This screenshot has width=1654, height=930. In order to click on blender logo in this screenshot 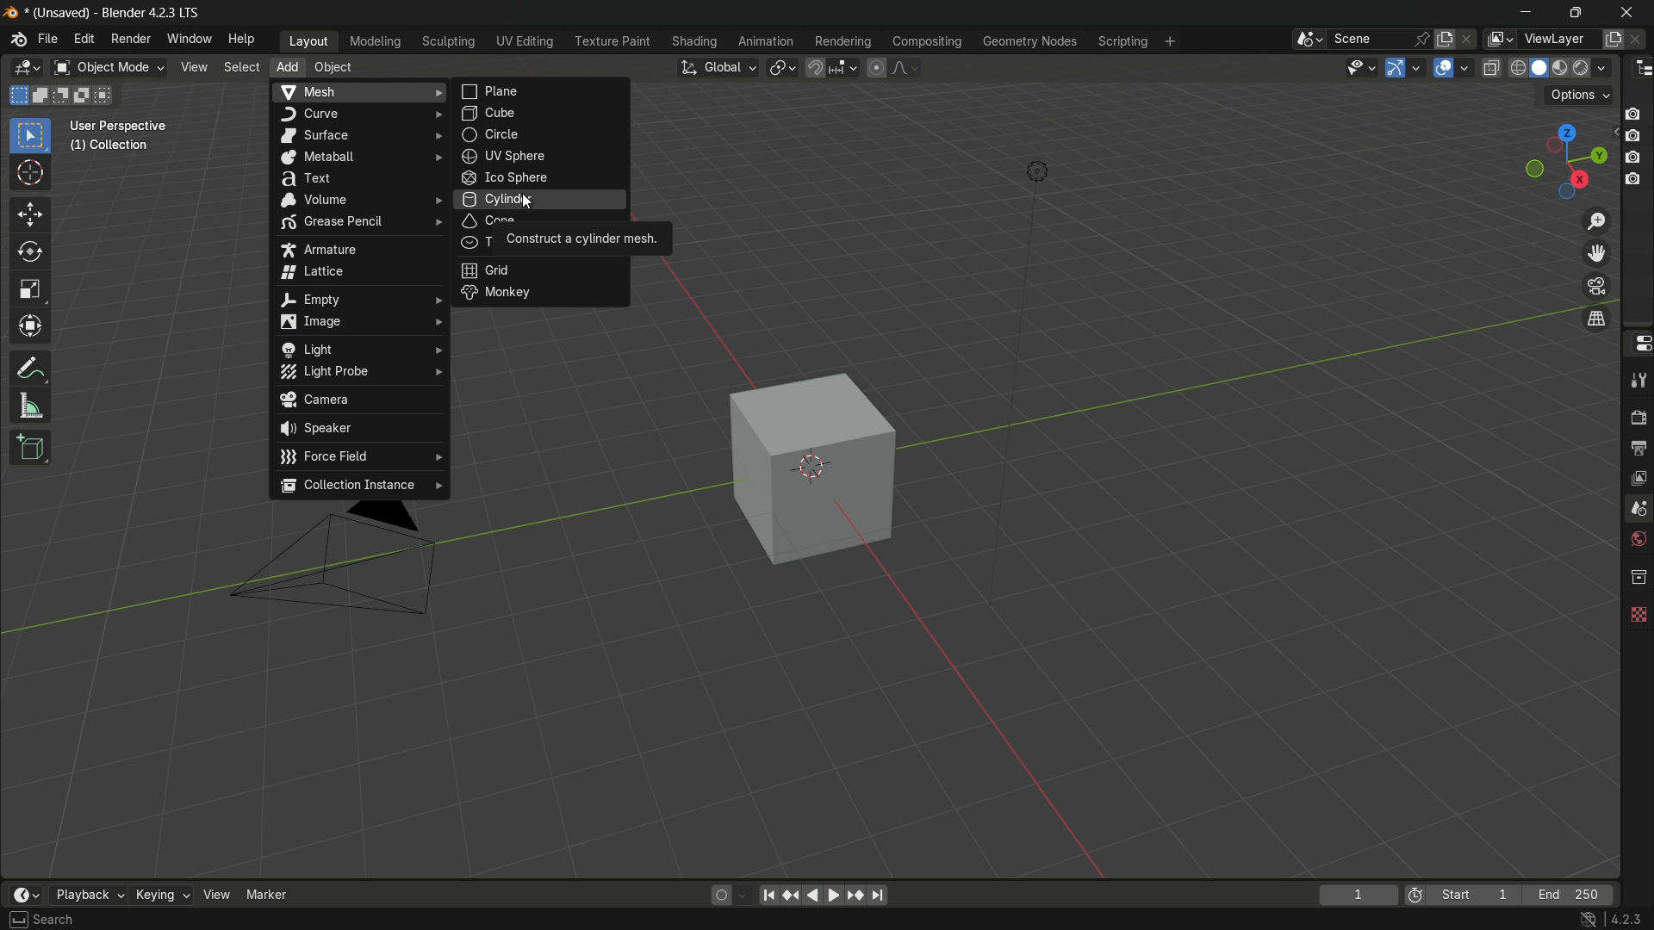, I will do `click(16, 41)`.